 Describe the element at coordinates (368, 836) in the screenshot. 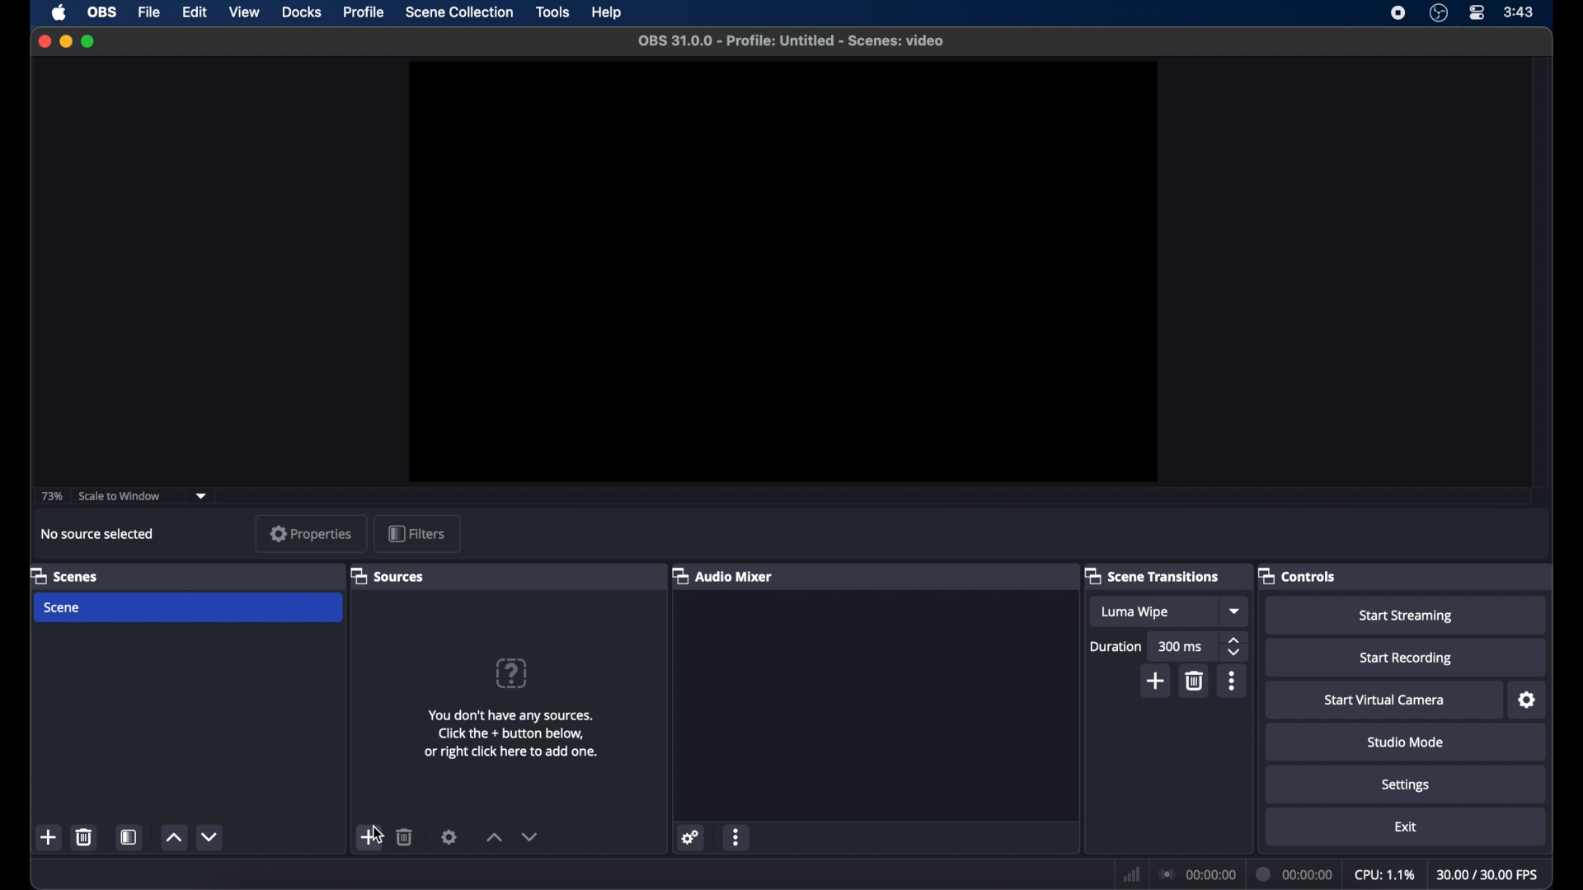

I see `add` at that location.